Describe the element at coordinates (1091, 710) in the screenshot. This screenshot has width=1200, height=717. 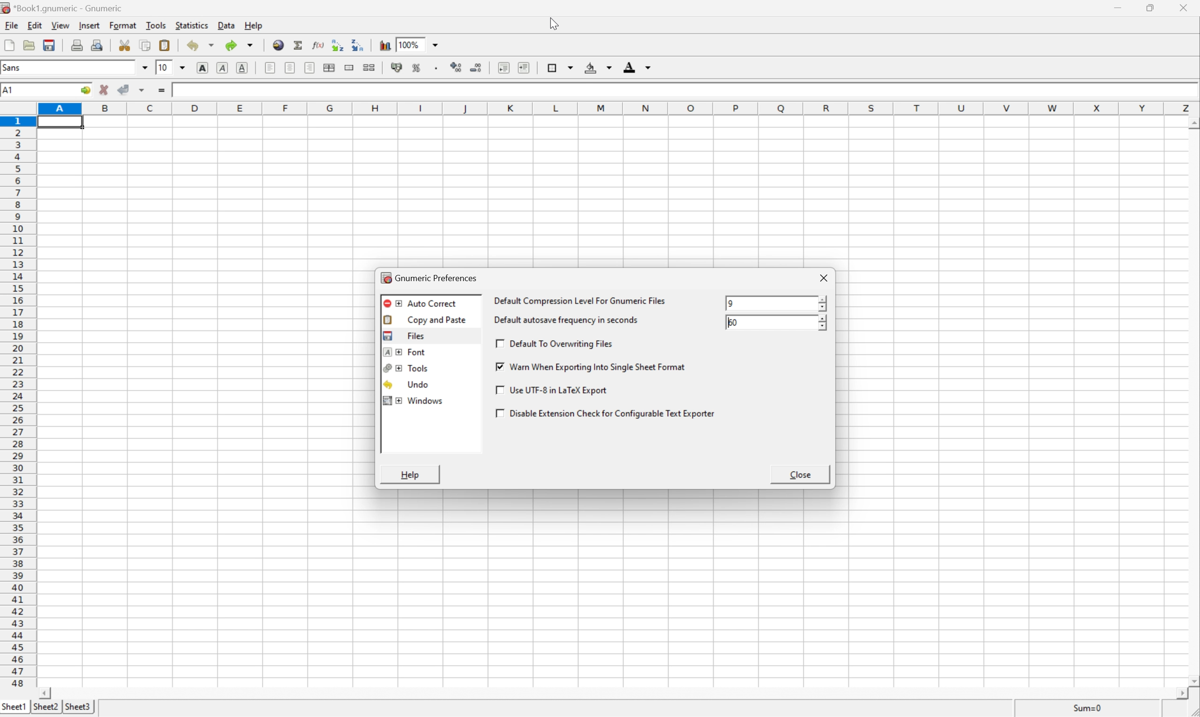
I see `sum=0` at that location.